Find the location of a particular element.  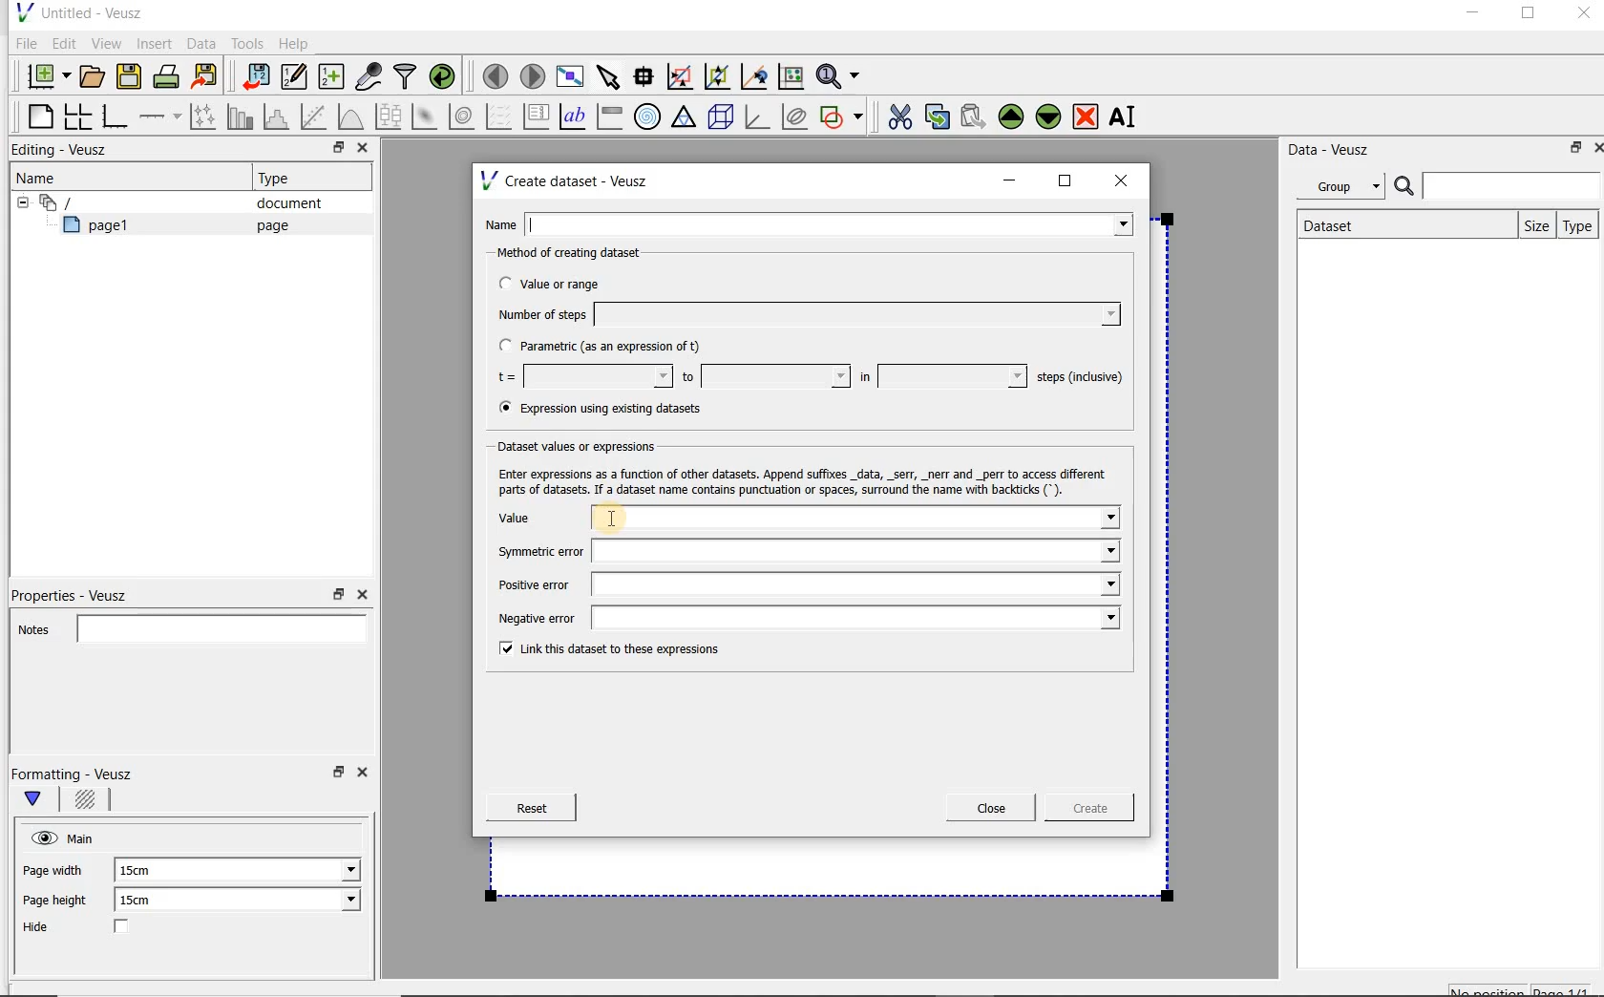

move to the previous page is located at coordinates (496, 74).